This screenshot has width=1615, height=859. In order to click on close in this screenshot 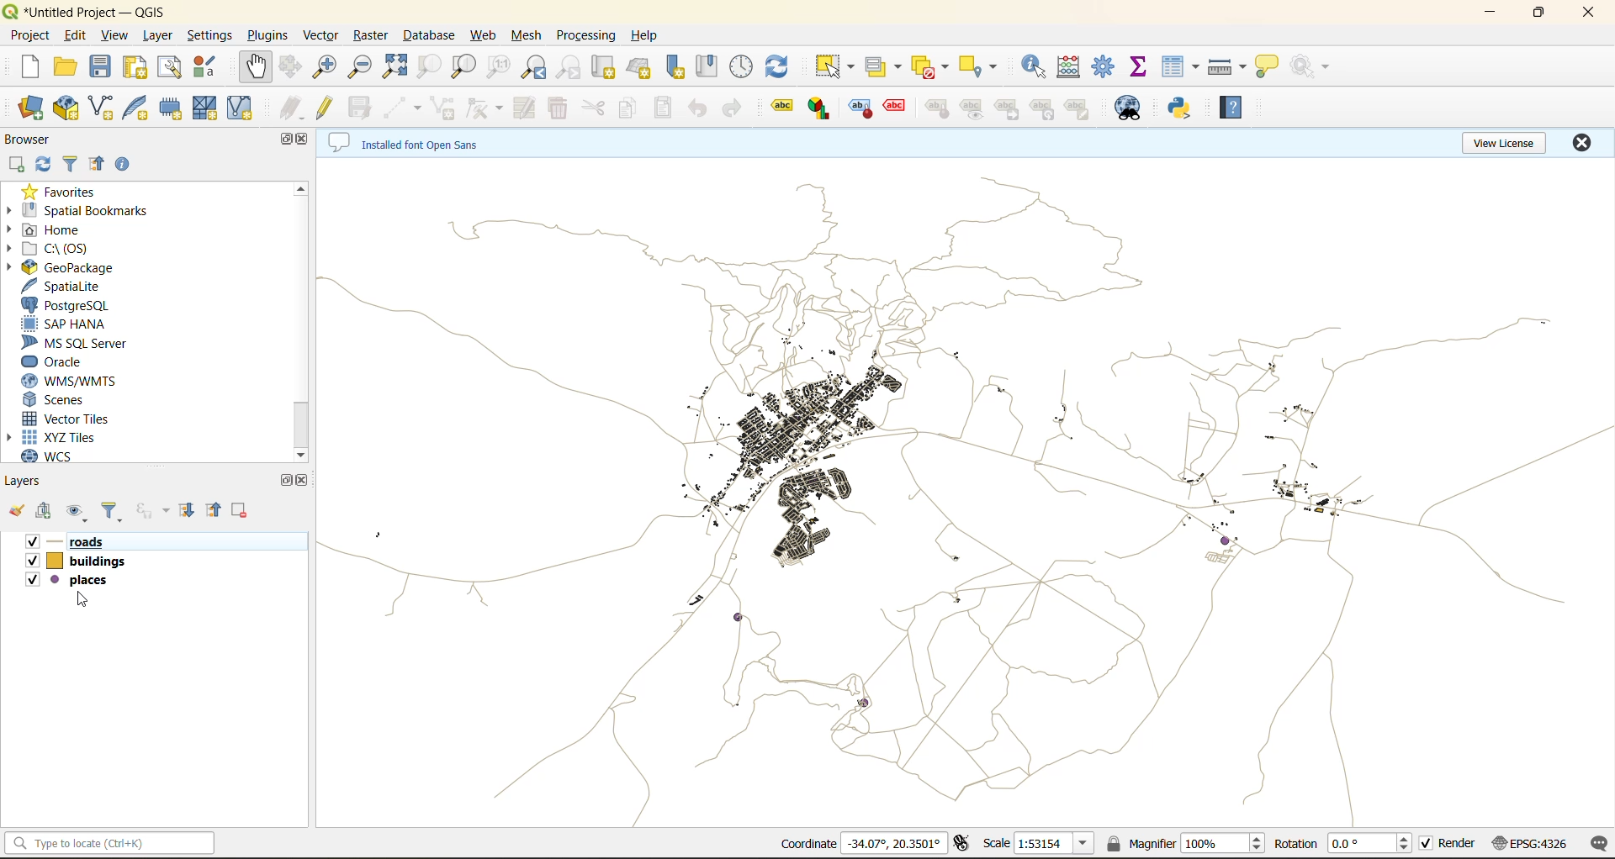, I will do `click(303, 484)`.